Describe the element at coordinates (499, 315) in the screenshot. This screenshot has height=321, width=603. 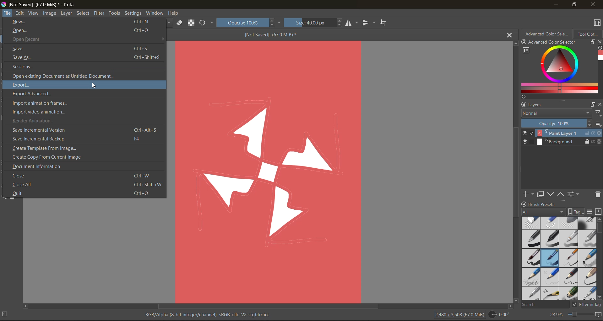
I see `flip angle` at that location.